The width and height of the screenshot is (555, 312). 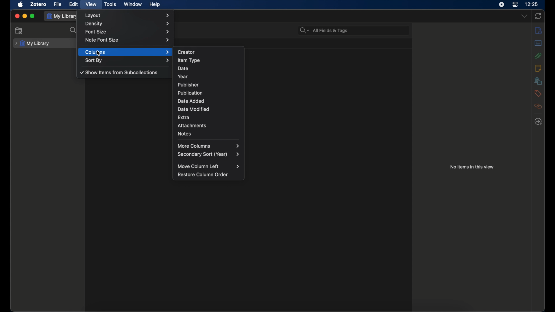 What do you see at coordinates (32, 44) in the screenshot?
I see `my library` at bounding box center [32, 44].